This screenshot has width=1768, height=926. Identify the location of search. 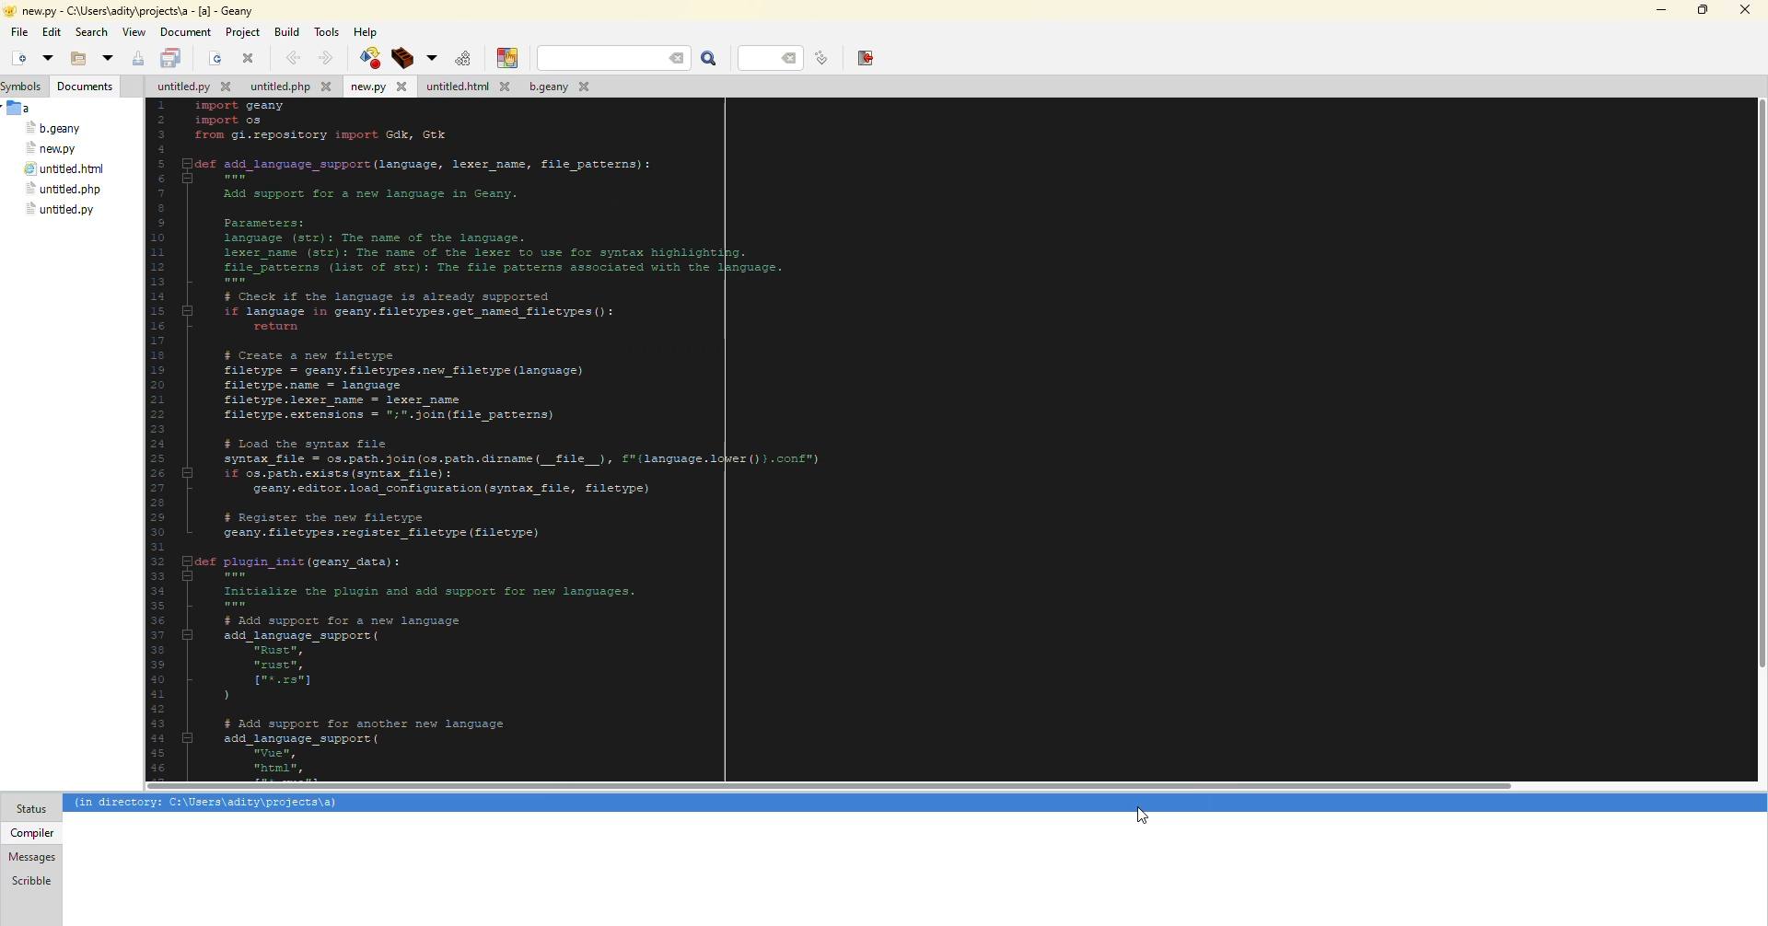
(710, 59).